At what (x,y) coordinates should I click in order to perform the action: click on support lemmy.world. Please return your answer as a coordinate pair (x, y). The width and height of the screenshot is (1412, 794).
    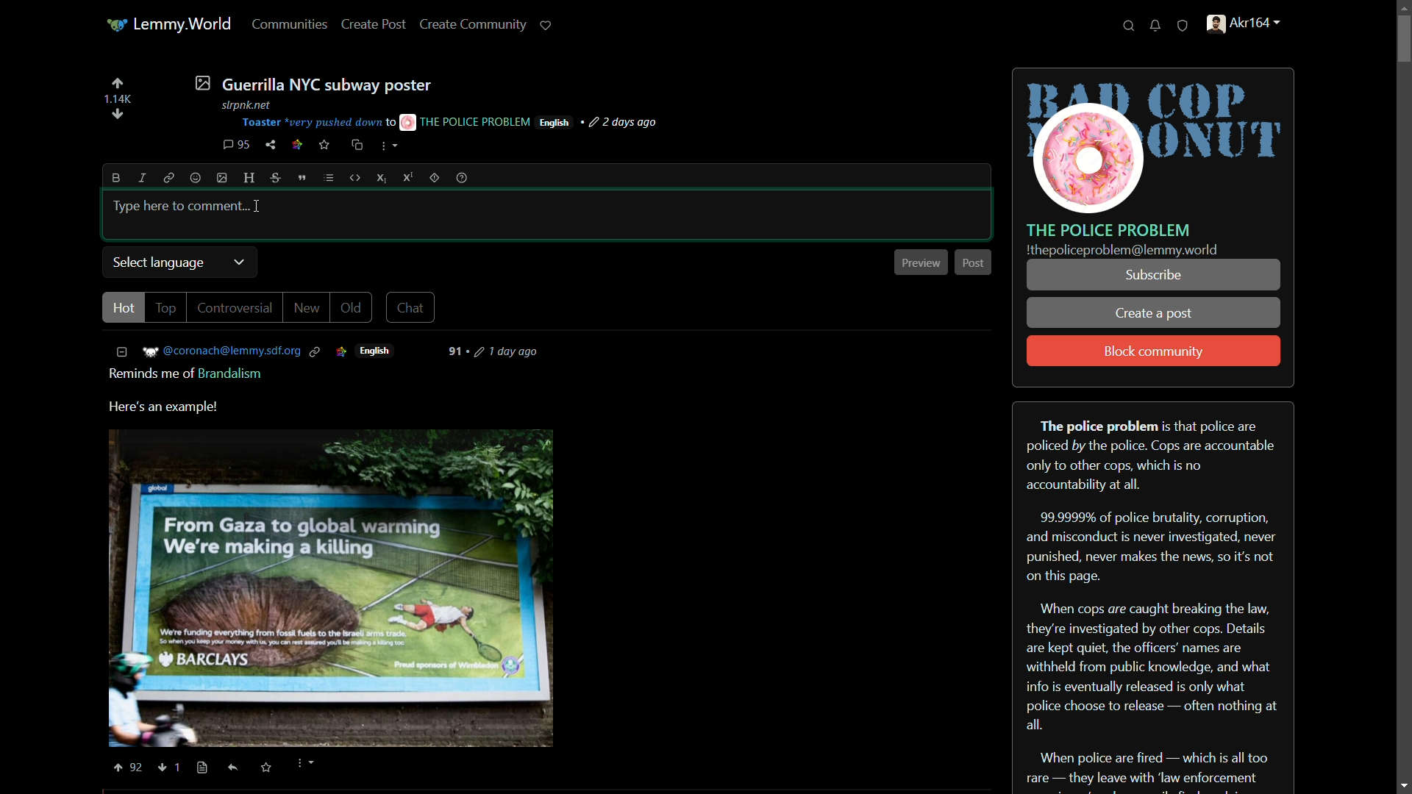
    Looking at the image, I should click on (546, 25).